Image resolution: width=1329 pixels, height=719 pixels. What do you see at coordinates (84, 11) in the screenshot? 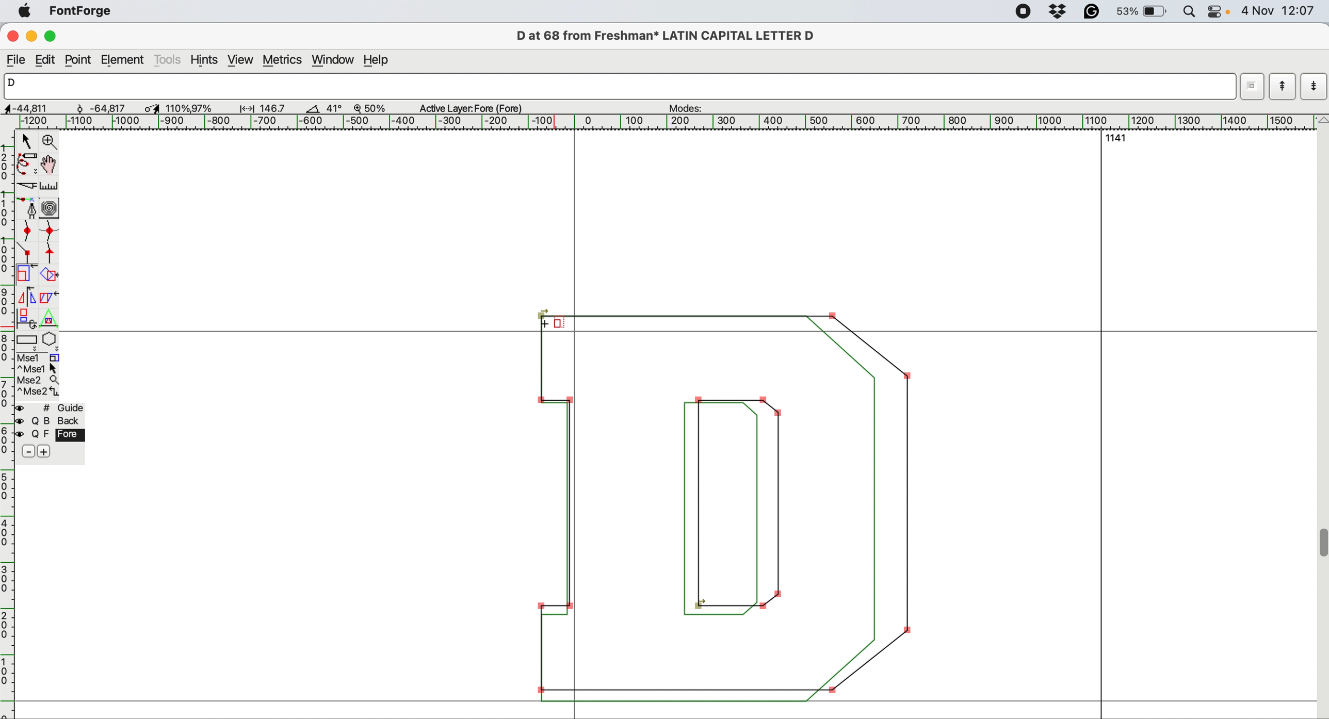
I see `font forge` at bounding box center [84, 11].